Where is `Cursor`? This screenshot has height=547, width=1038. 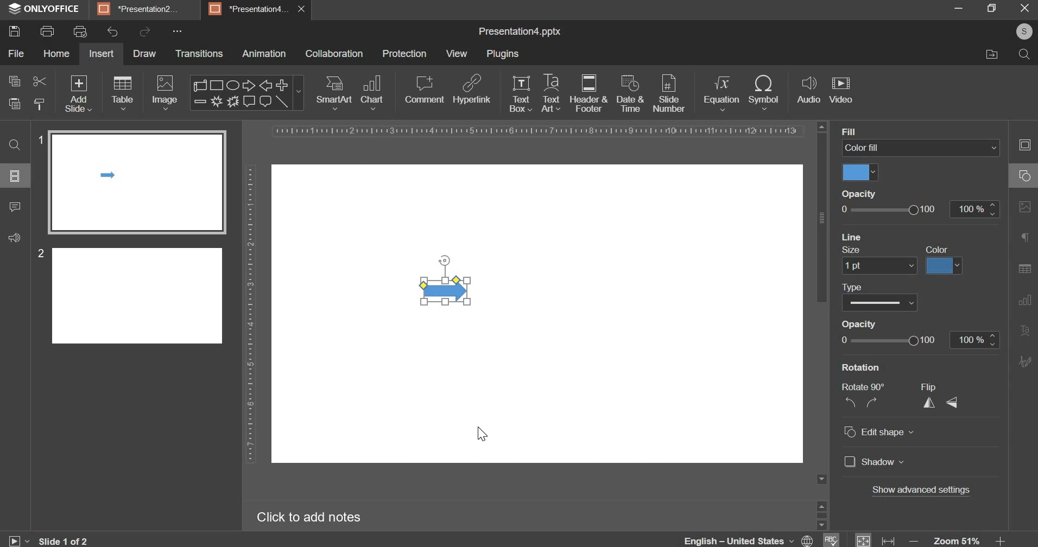
Cursor is located at coordinates (482, 434).